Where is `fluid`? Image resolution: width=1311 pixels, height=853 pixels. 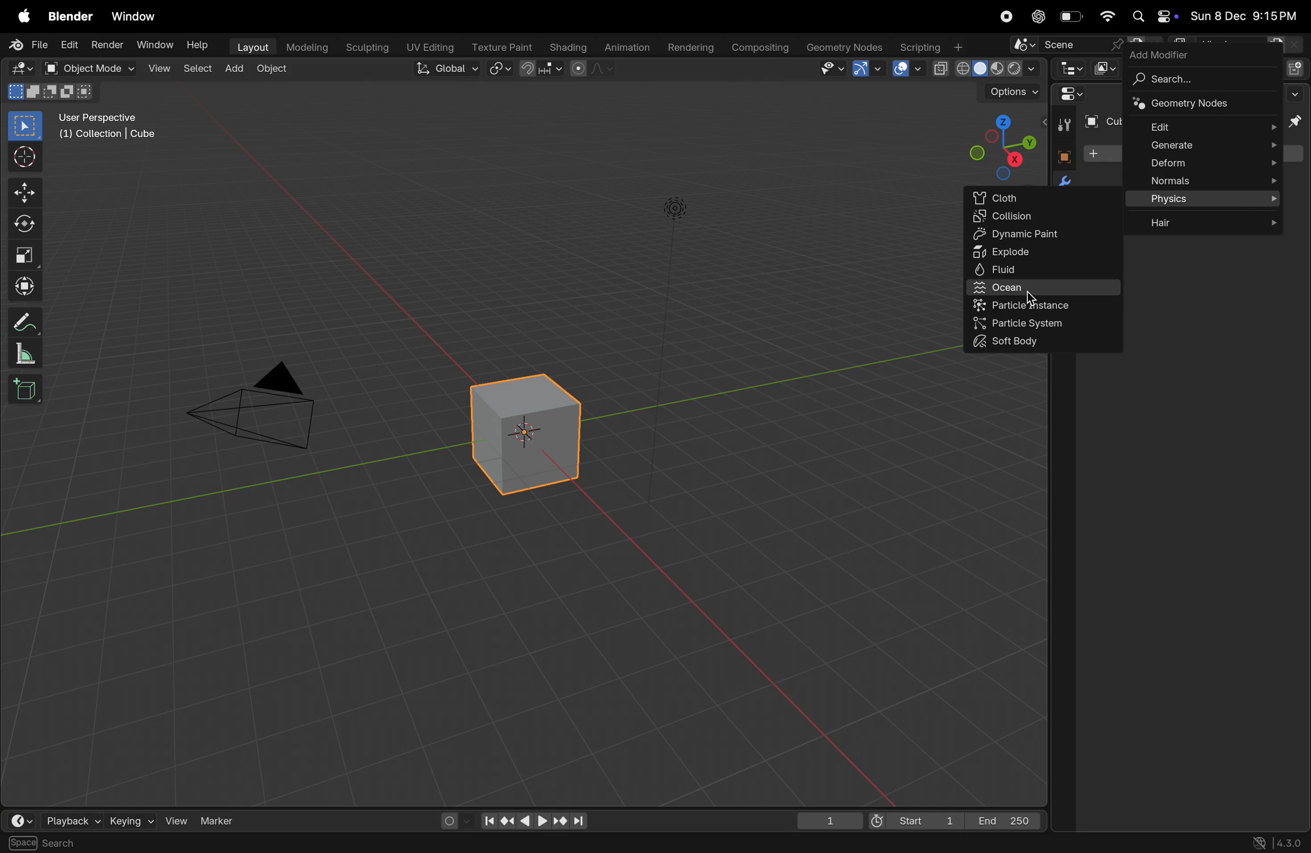 fluid is located at coordinates (1042, 271).